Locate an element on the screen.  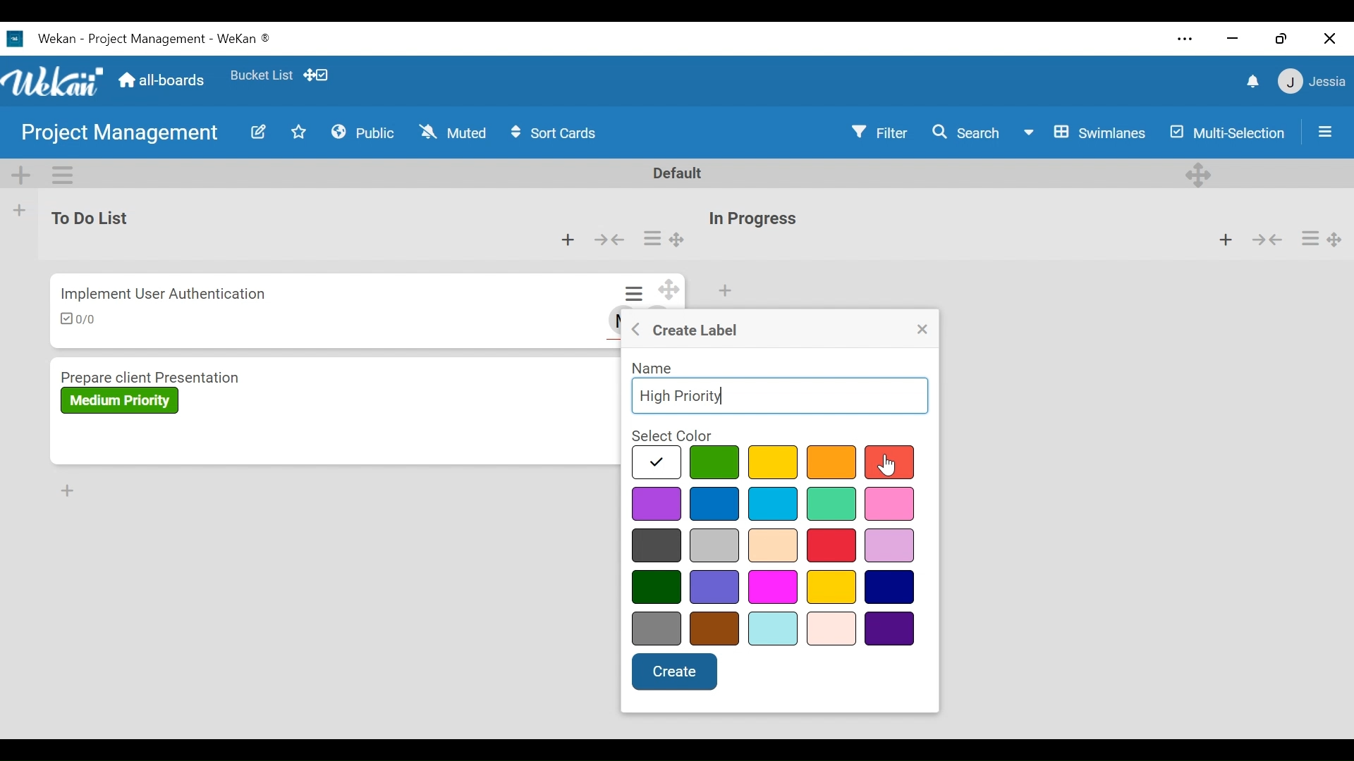
Add card to top of the list is located at coordinates (724, 291).